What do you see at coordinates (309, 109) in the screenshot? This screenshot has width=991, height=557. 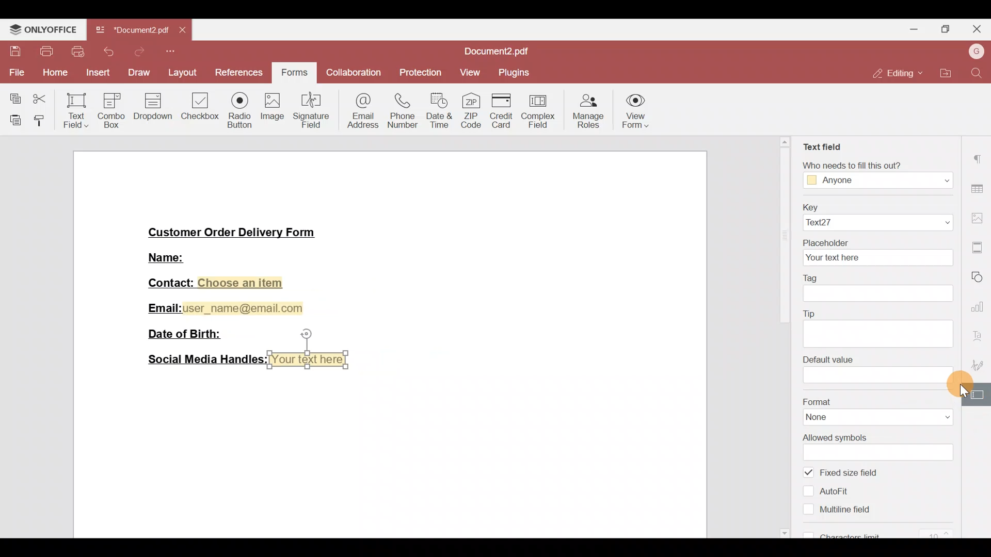 I see `Signature field` at bounding box center [309, 109].